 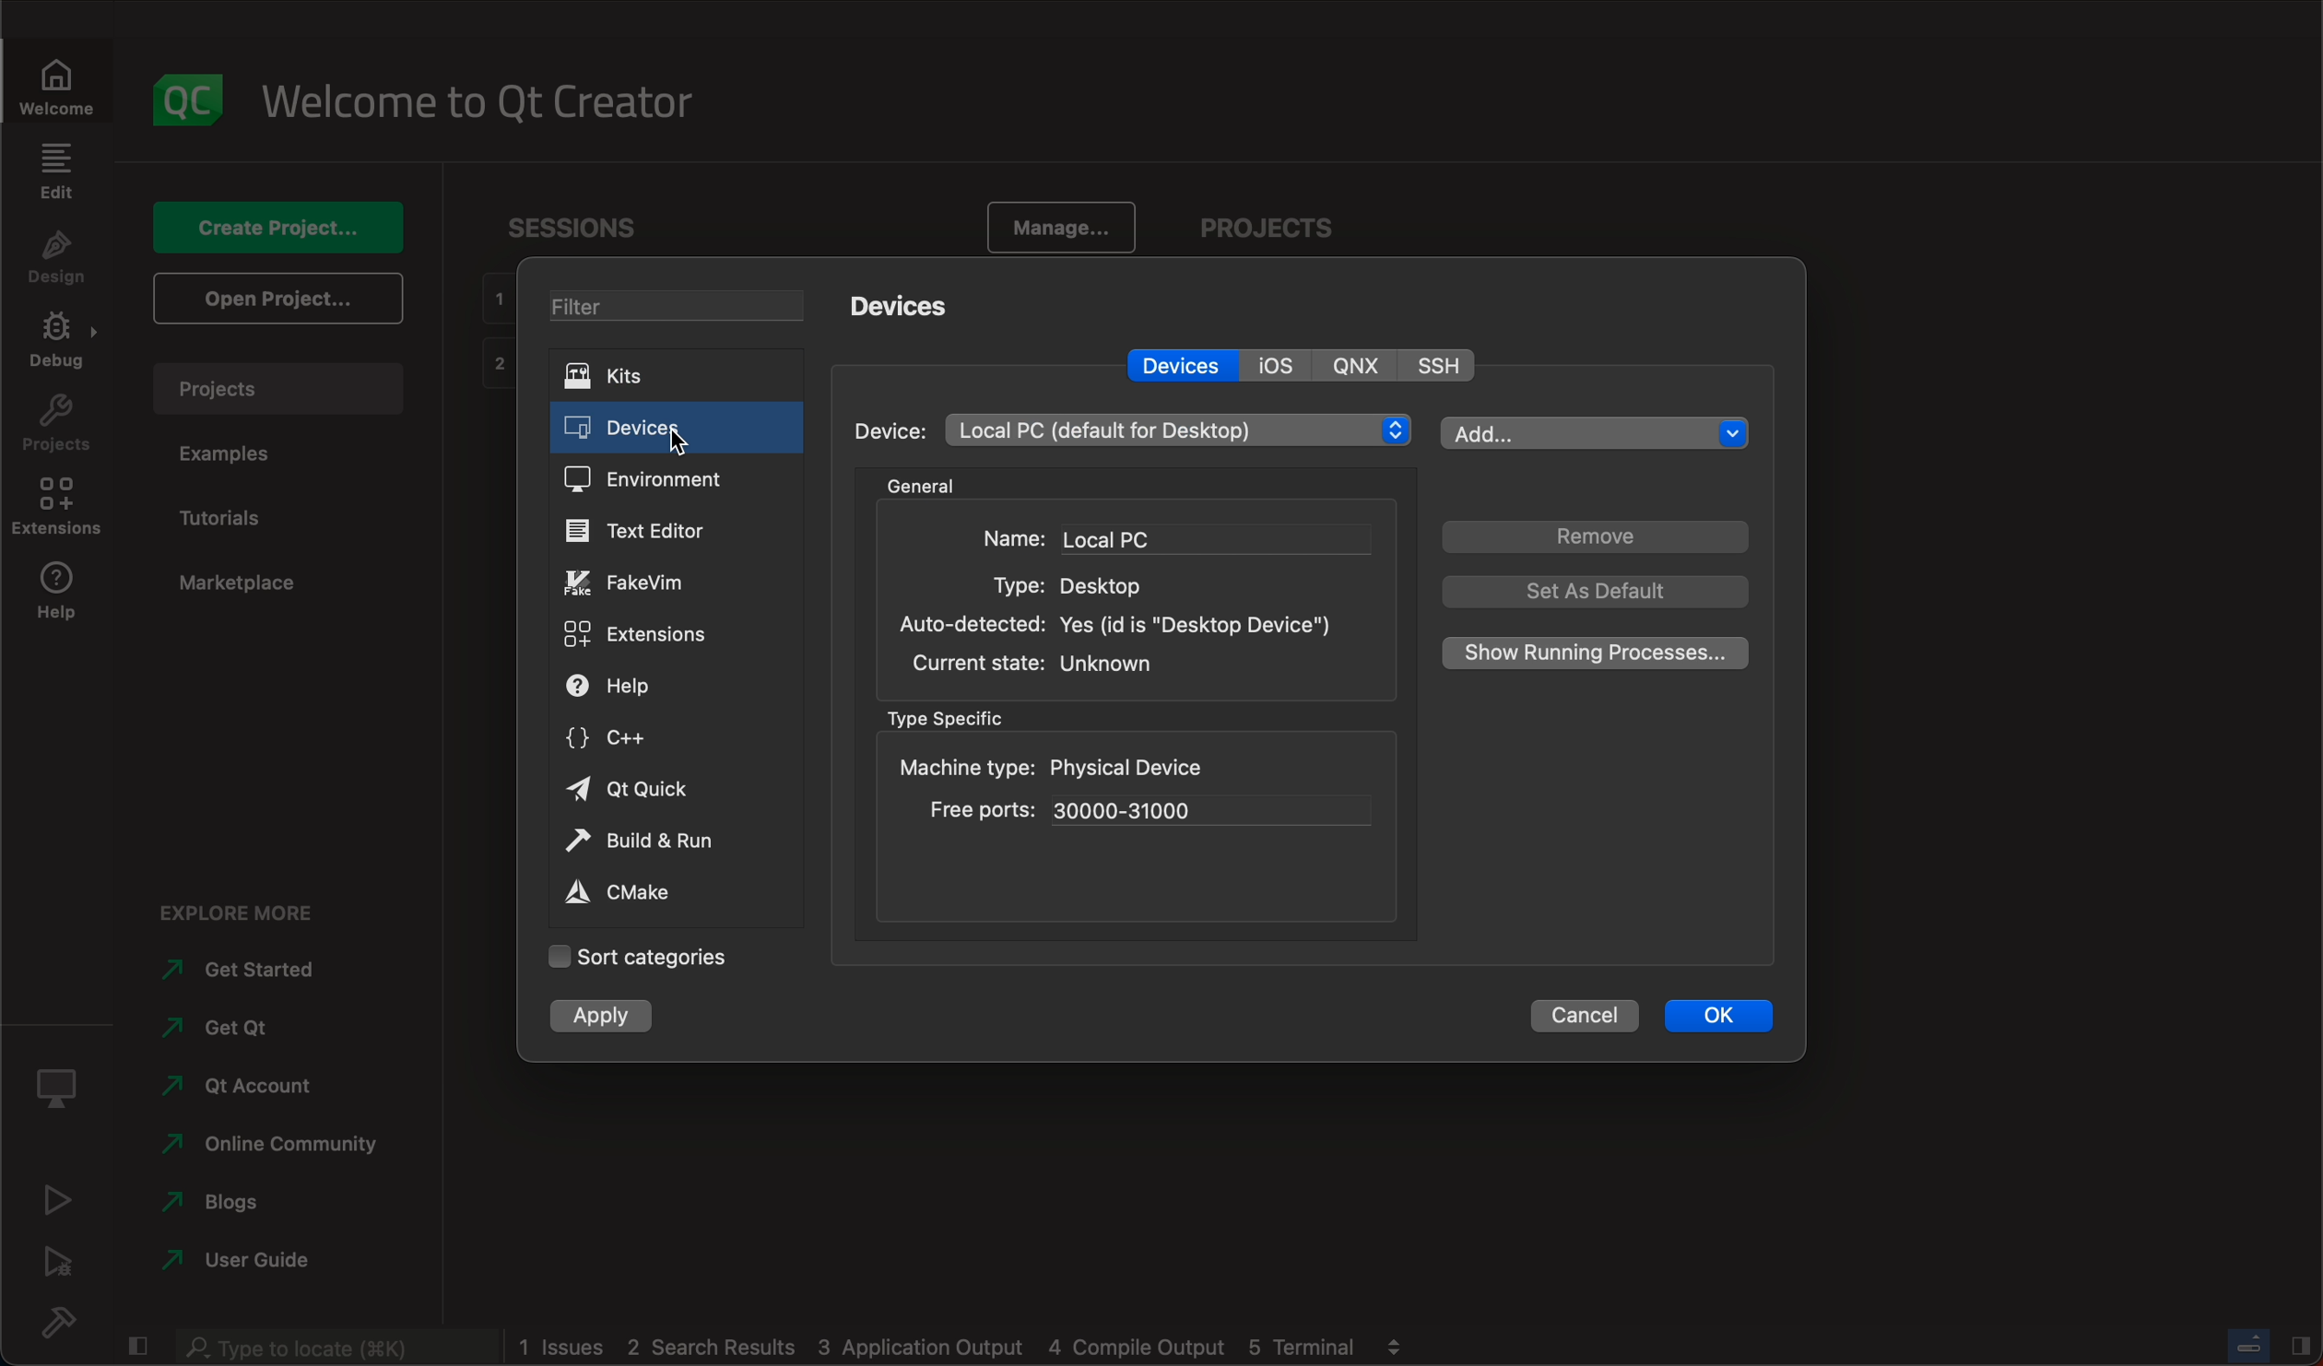 What do you see at coordinates (892, 430) in the screenshot?
I see `device` at bounding box center [892, 430].